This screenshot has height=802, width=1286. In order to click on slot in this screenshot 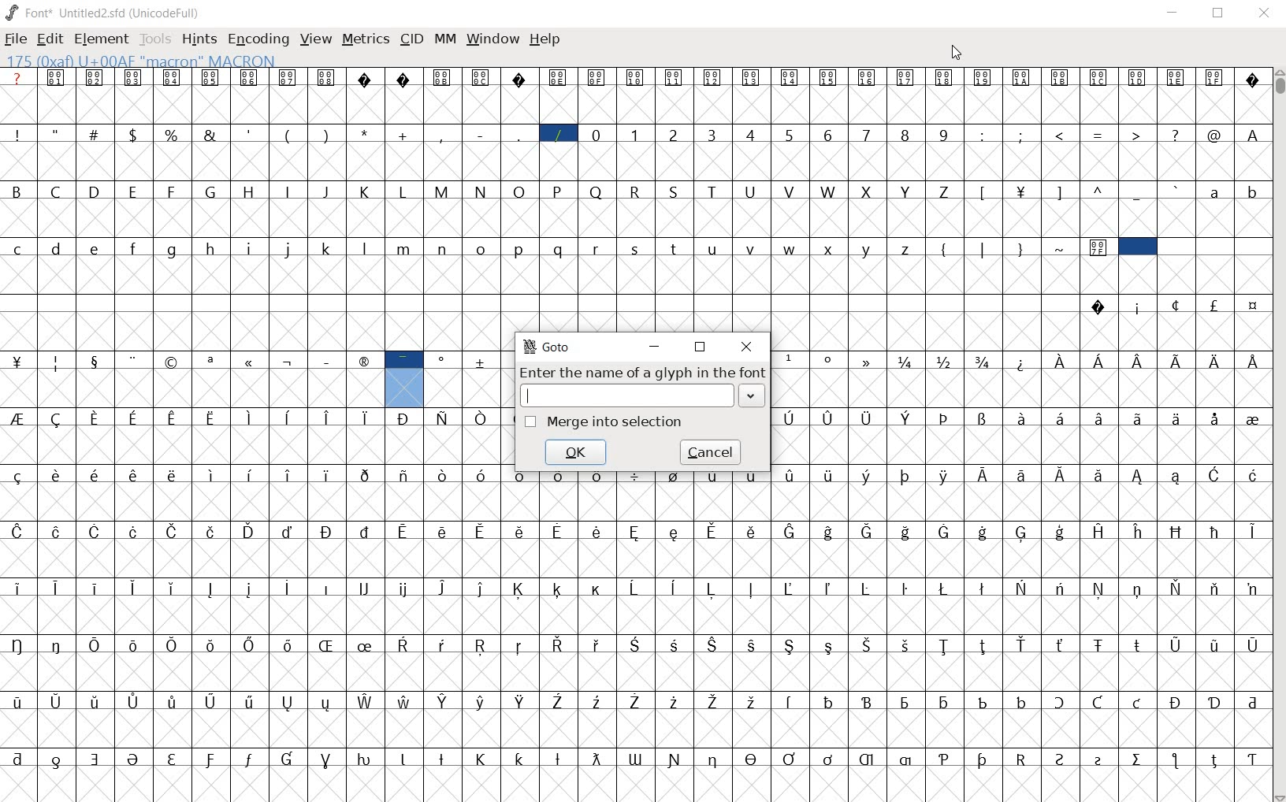, I will do `click(1191, 267)`.